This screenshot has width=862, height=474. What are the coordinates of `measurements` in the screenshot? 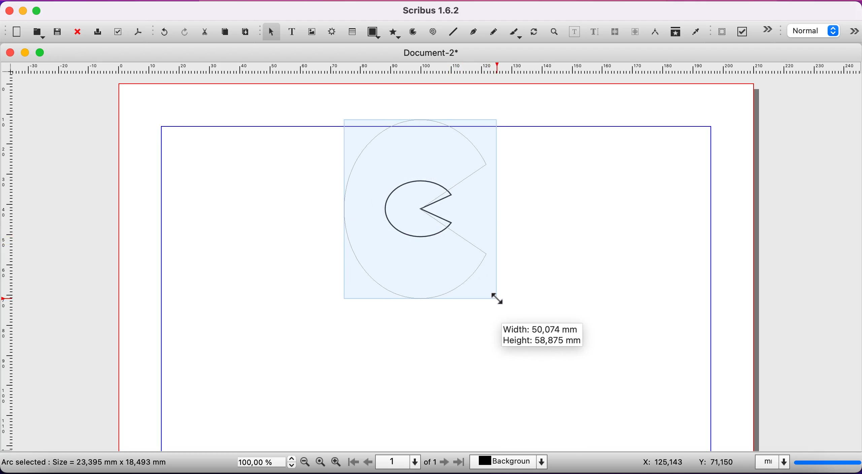 It's located at (655, 33).